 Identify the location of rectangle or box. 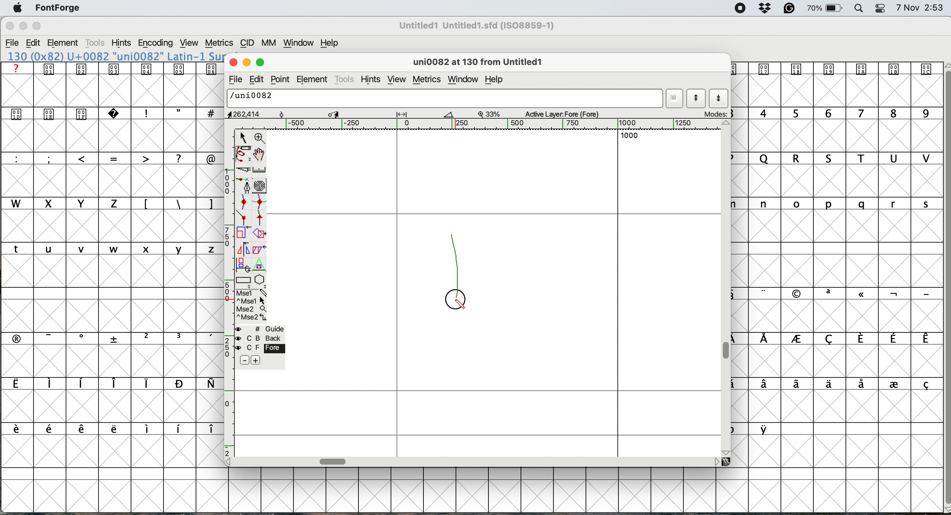
(244, 281).